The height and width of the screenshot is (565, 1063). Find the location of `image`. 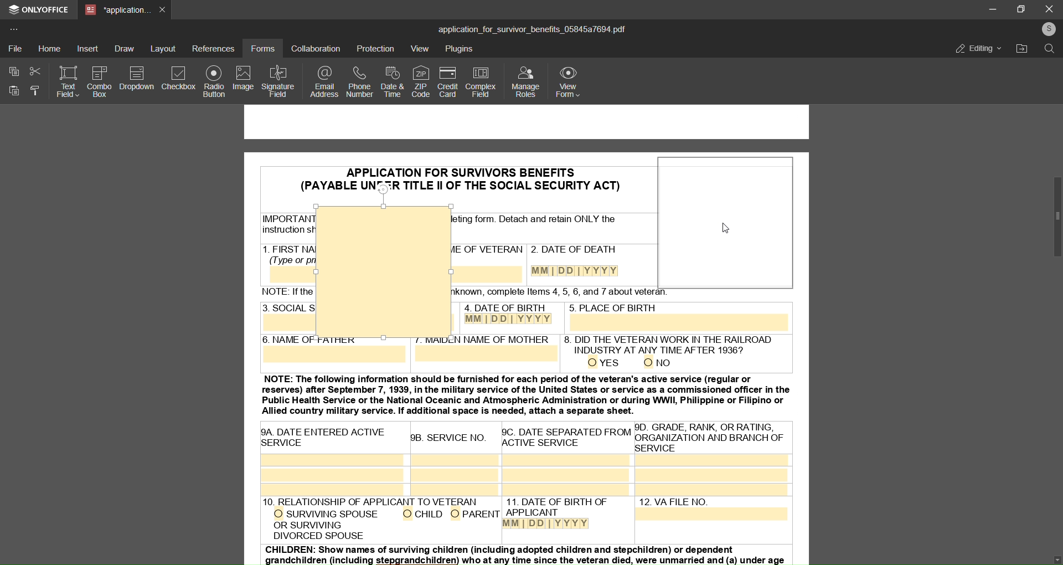

image is located at coordinates (242, 80).